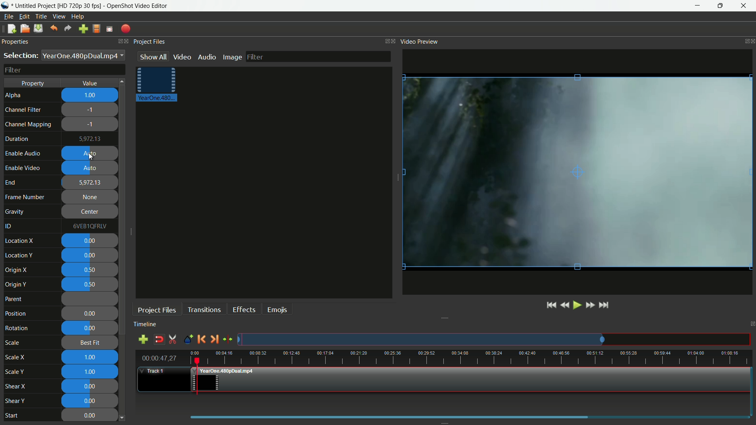  I want to click on video, so click(182, 56).